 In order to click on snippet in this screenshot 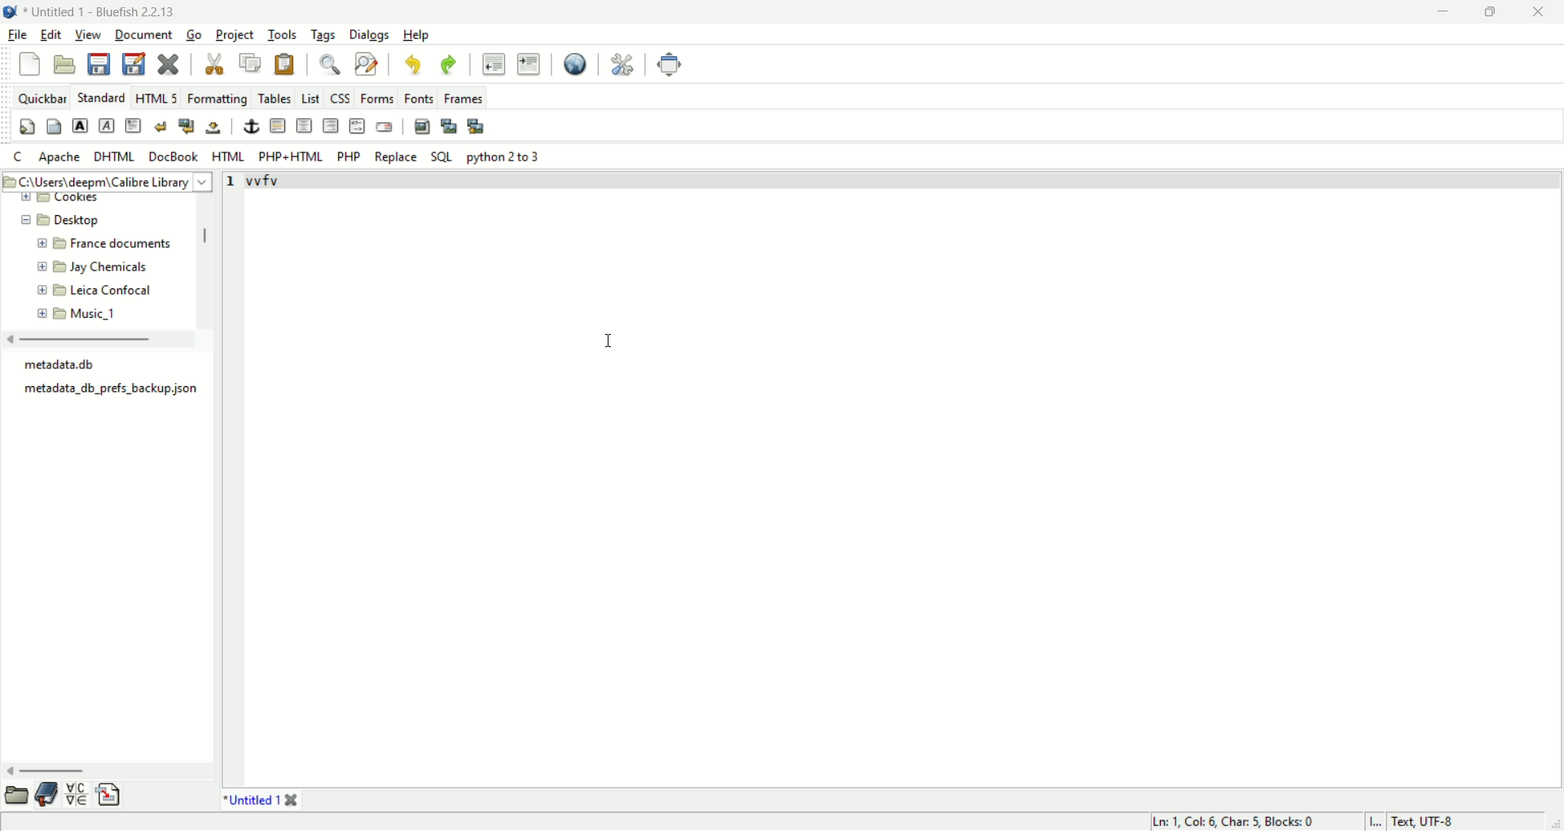, I will do `click(108, 794)`.